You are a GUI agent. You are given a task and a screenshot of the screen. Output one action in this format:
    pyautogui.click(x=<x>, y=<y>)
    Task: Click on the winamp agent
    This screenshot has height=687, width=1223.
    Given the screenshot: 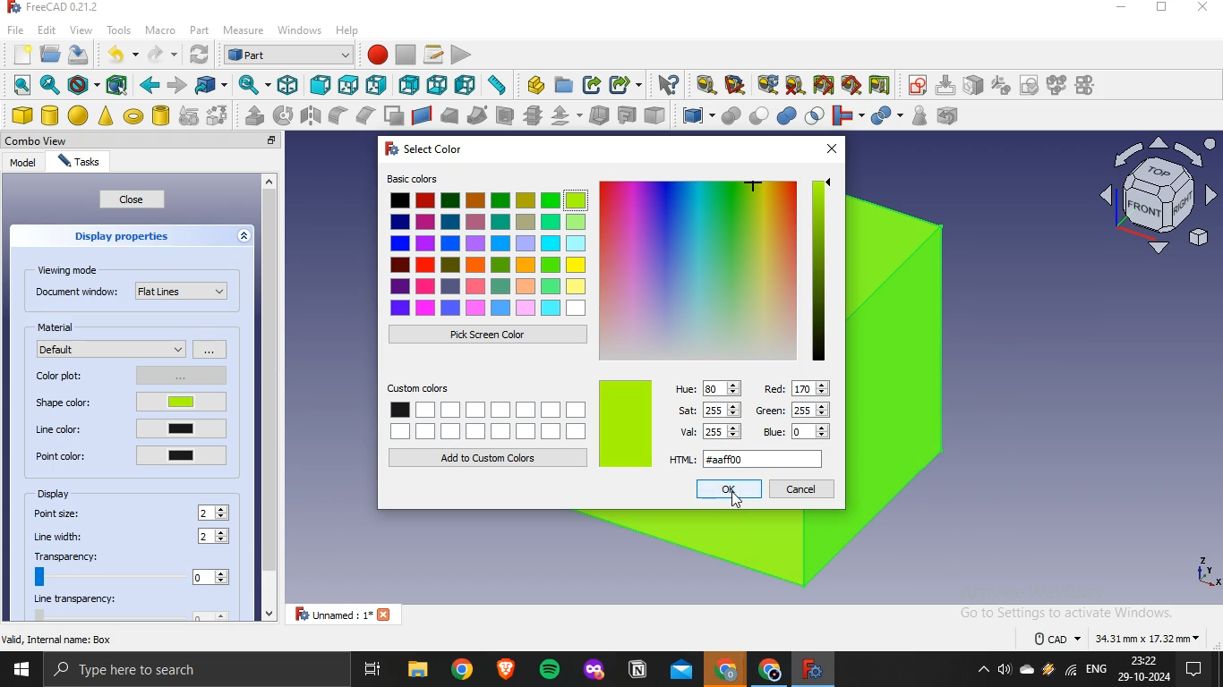 What is the action you would take?
    pyautogui.click(x=1048, y=670)
    